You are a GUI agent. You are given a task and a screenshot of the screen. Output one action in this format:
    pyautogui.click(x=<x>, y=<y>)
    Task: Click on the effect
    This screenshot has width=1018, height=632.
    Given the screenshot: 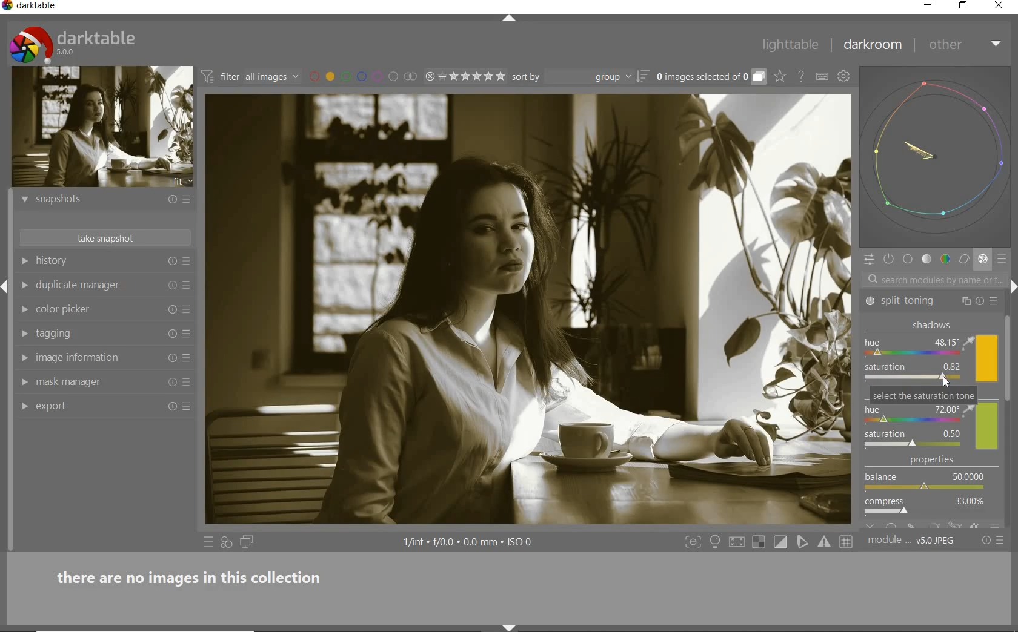 What is the action you would take?
    pyautogui.click(x=983, y=260)
    